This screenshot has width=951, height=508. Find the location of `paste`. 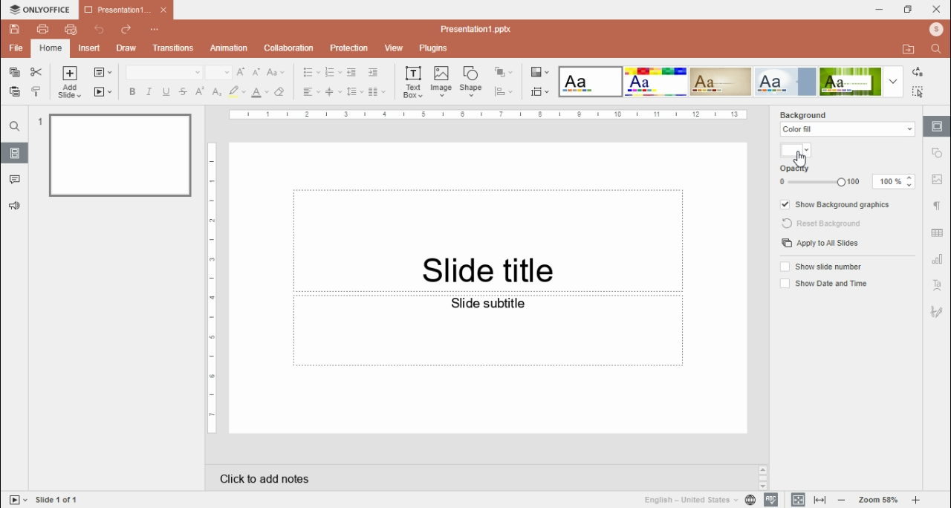

paste is located at coordinates (14, 91).